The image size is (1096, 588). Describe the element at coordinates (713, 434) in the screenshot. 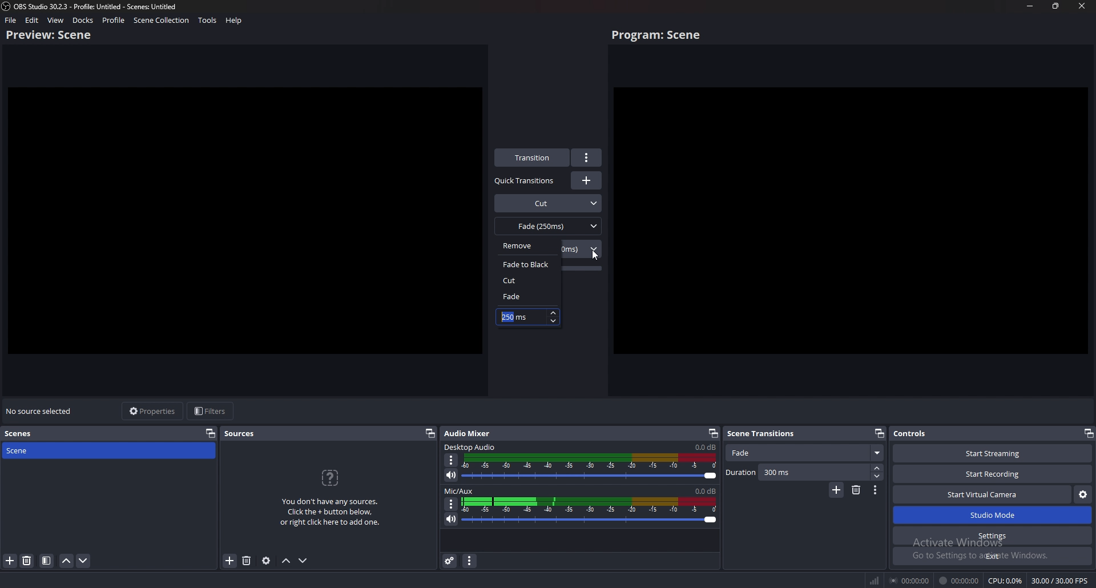

I see `Pop out` at that location.